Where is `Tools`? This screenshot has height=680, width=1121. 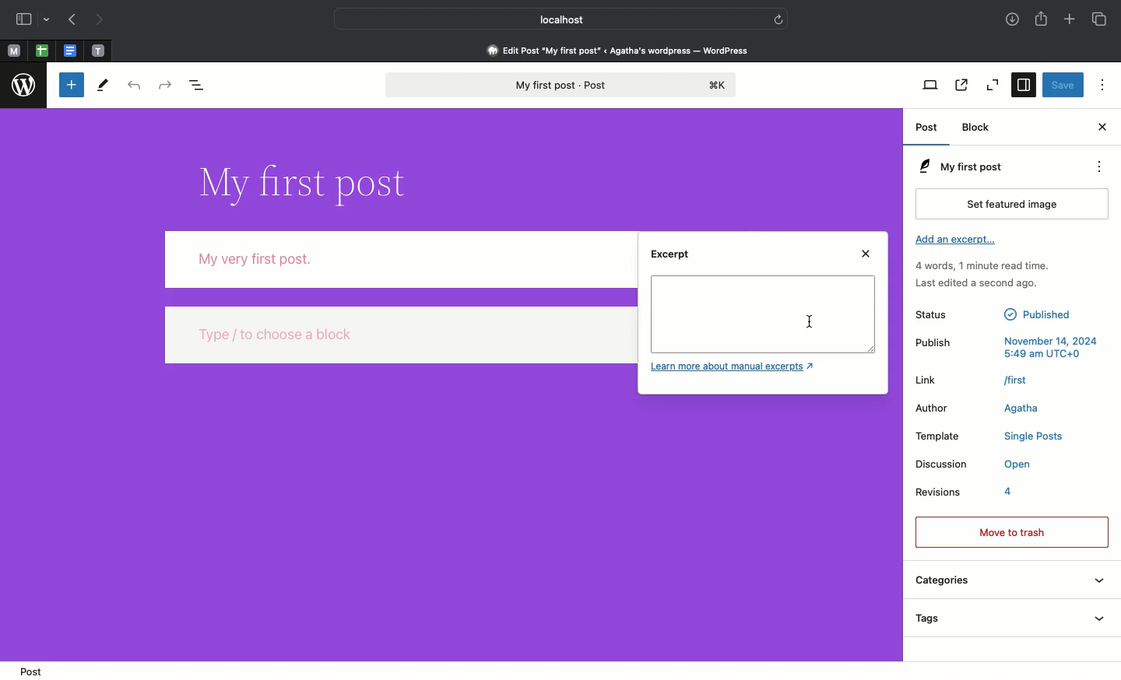
Tools is located at coordinates (104, 85).